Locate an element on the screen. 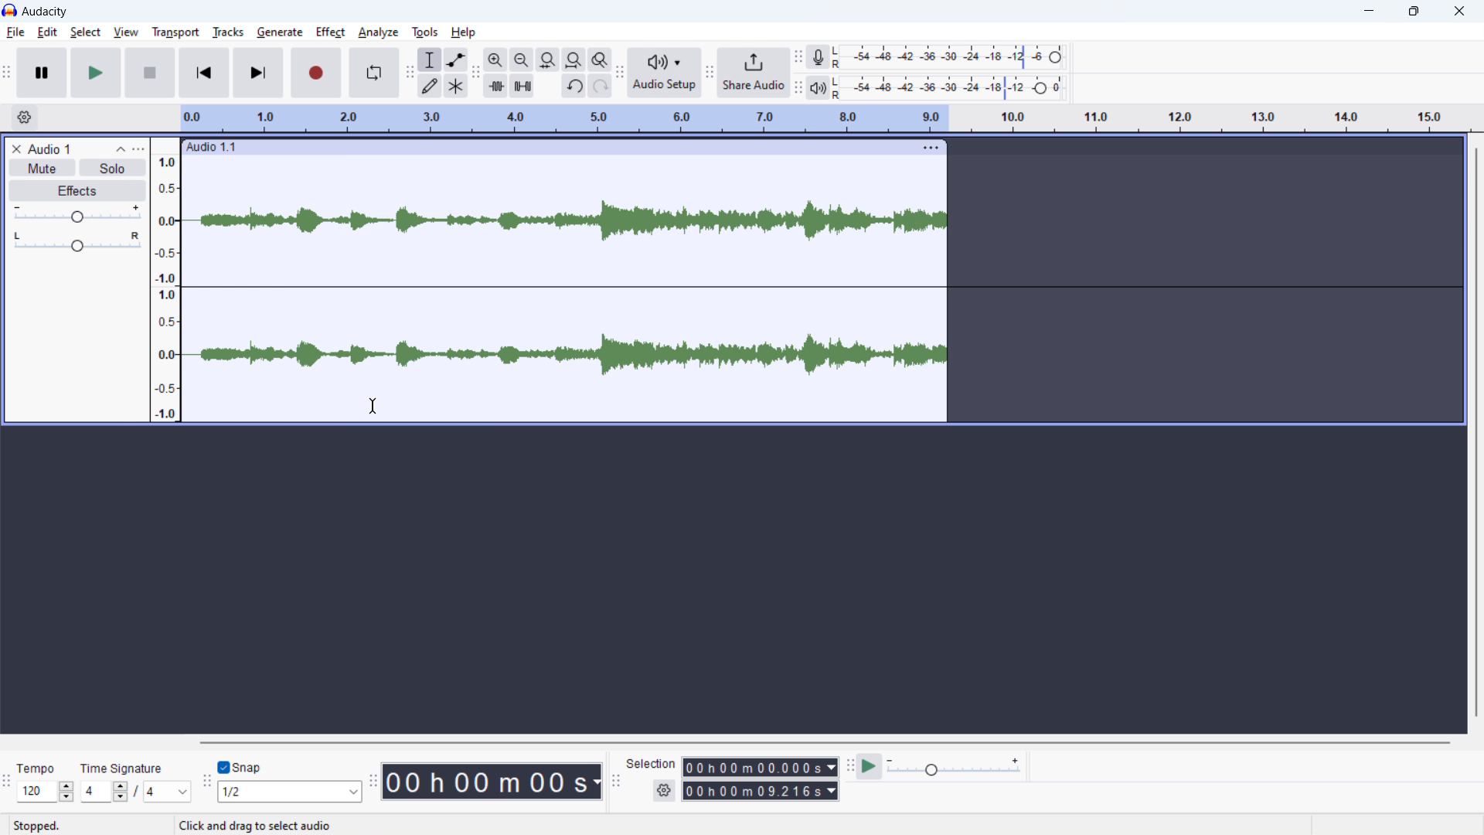 This screenshot has height=835, width=1484. mute is located at coordinates (41, 168).